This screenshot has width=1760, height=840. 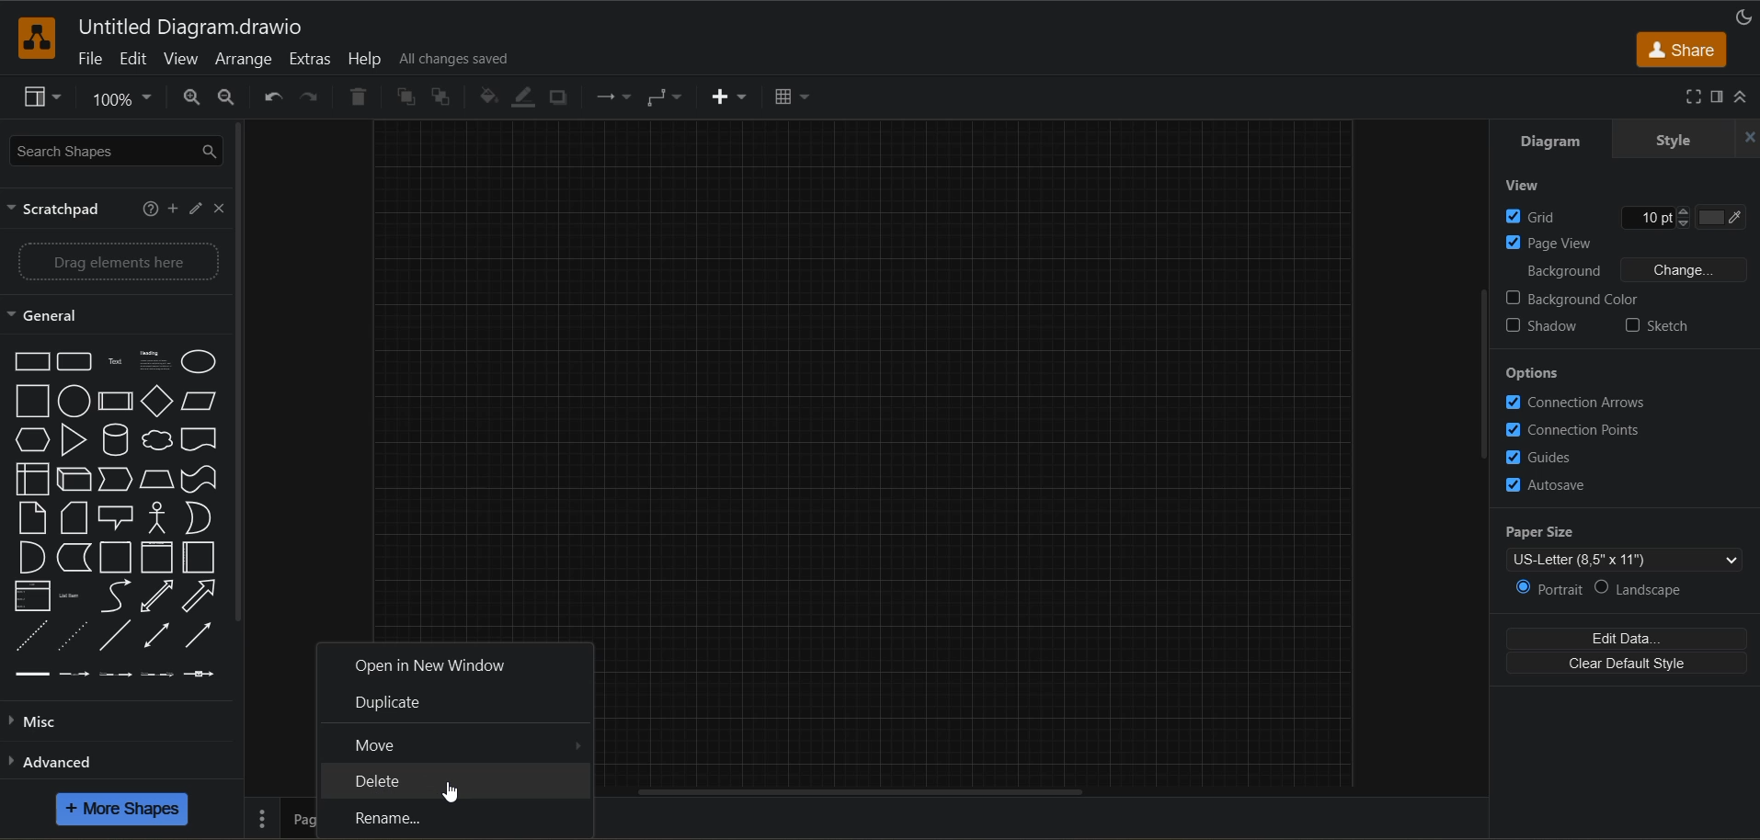 I want to click on guides, so click(x=1552, y=456).